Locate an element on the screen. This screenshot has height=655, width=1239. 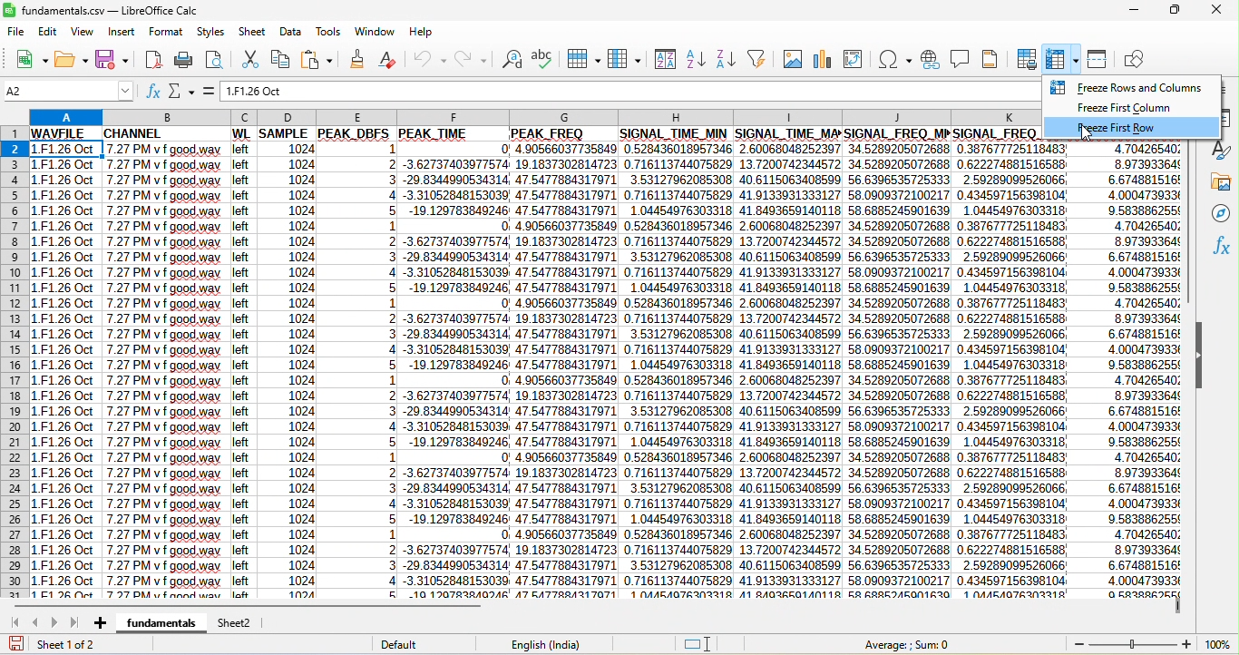
find replace is located at coordinates (513, 59).